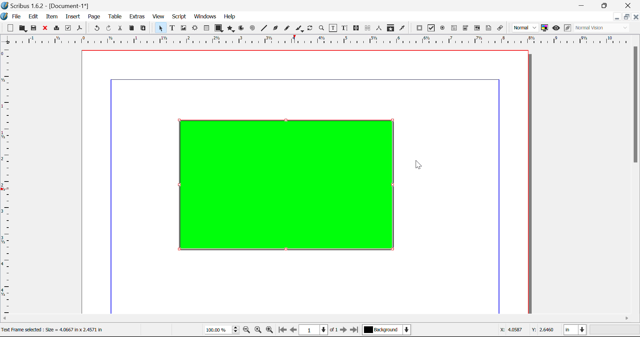  What do you see at coordinates (402, 28) in the screenshot?
I see `Eyedropper` at bounding box center [402, 28].